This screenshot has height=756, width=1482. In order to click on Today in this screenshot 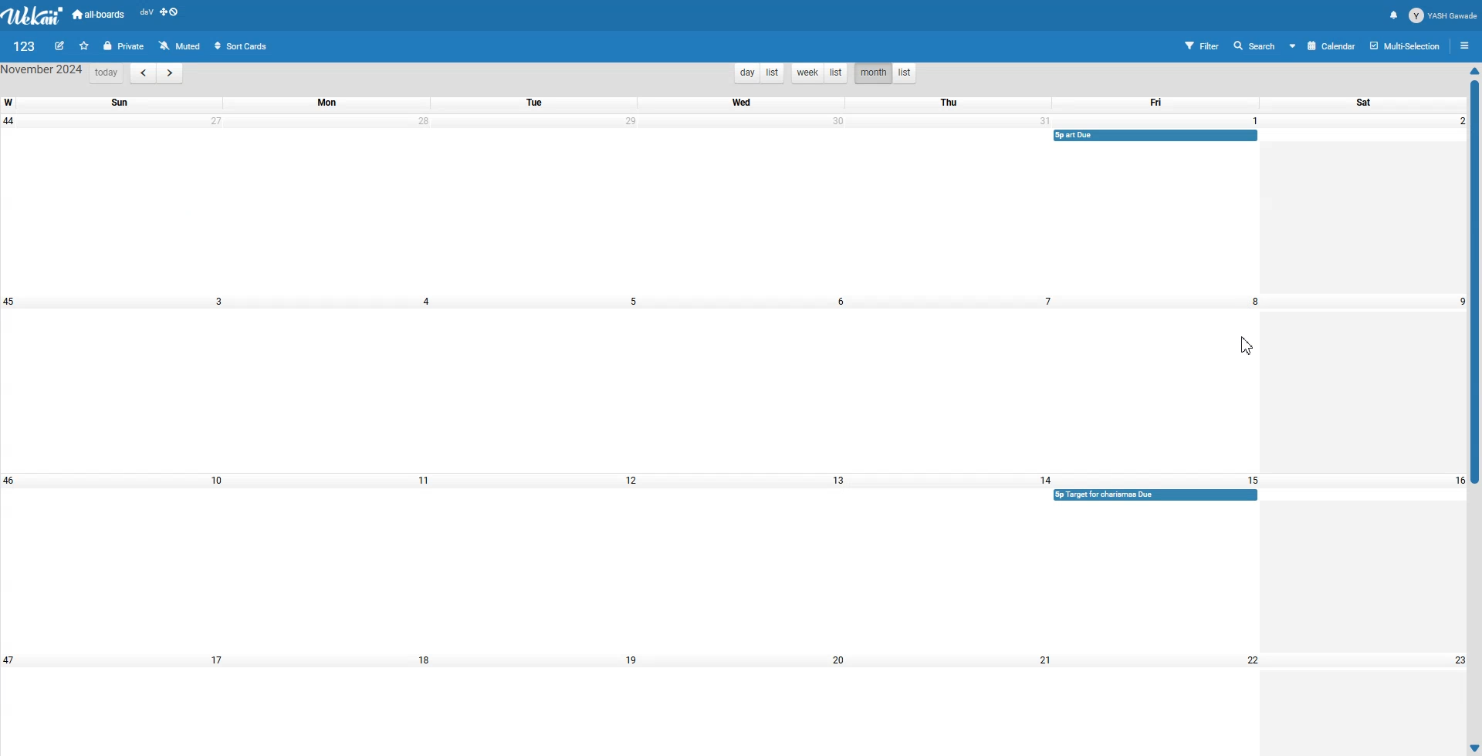, I will do `click(106, 73)`.